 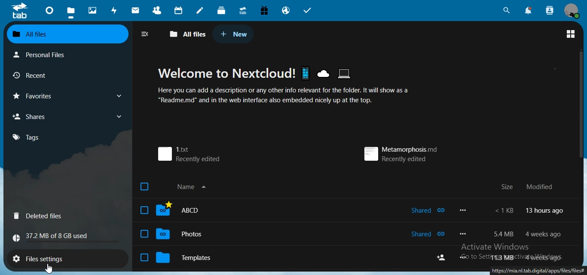 What do you see at coordinates (244, 10) in the screenshot?
I see `upgrade` at bounding box center [244, 10].